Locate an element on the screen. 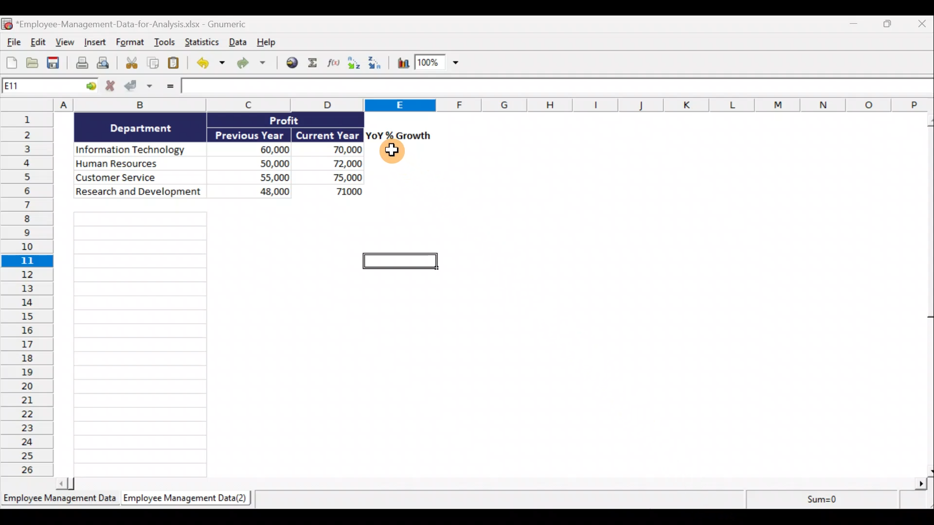 Image resolution: width=934 pixels, height=525 pixels. Tools is located at coordinates (166, 44).